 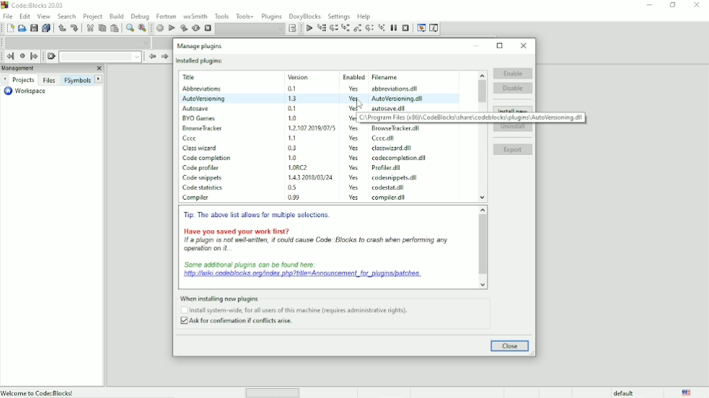 What do you see at coordinates (200, 89) in the screenshot?
I see `Abbreviations` at bounding box center [200, 89].